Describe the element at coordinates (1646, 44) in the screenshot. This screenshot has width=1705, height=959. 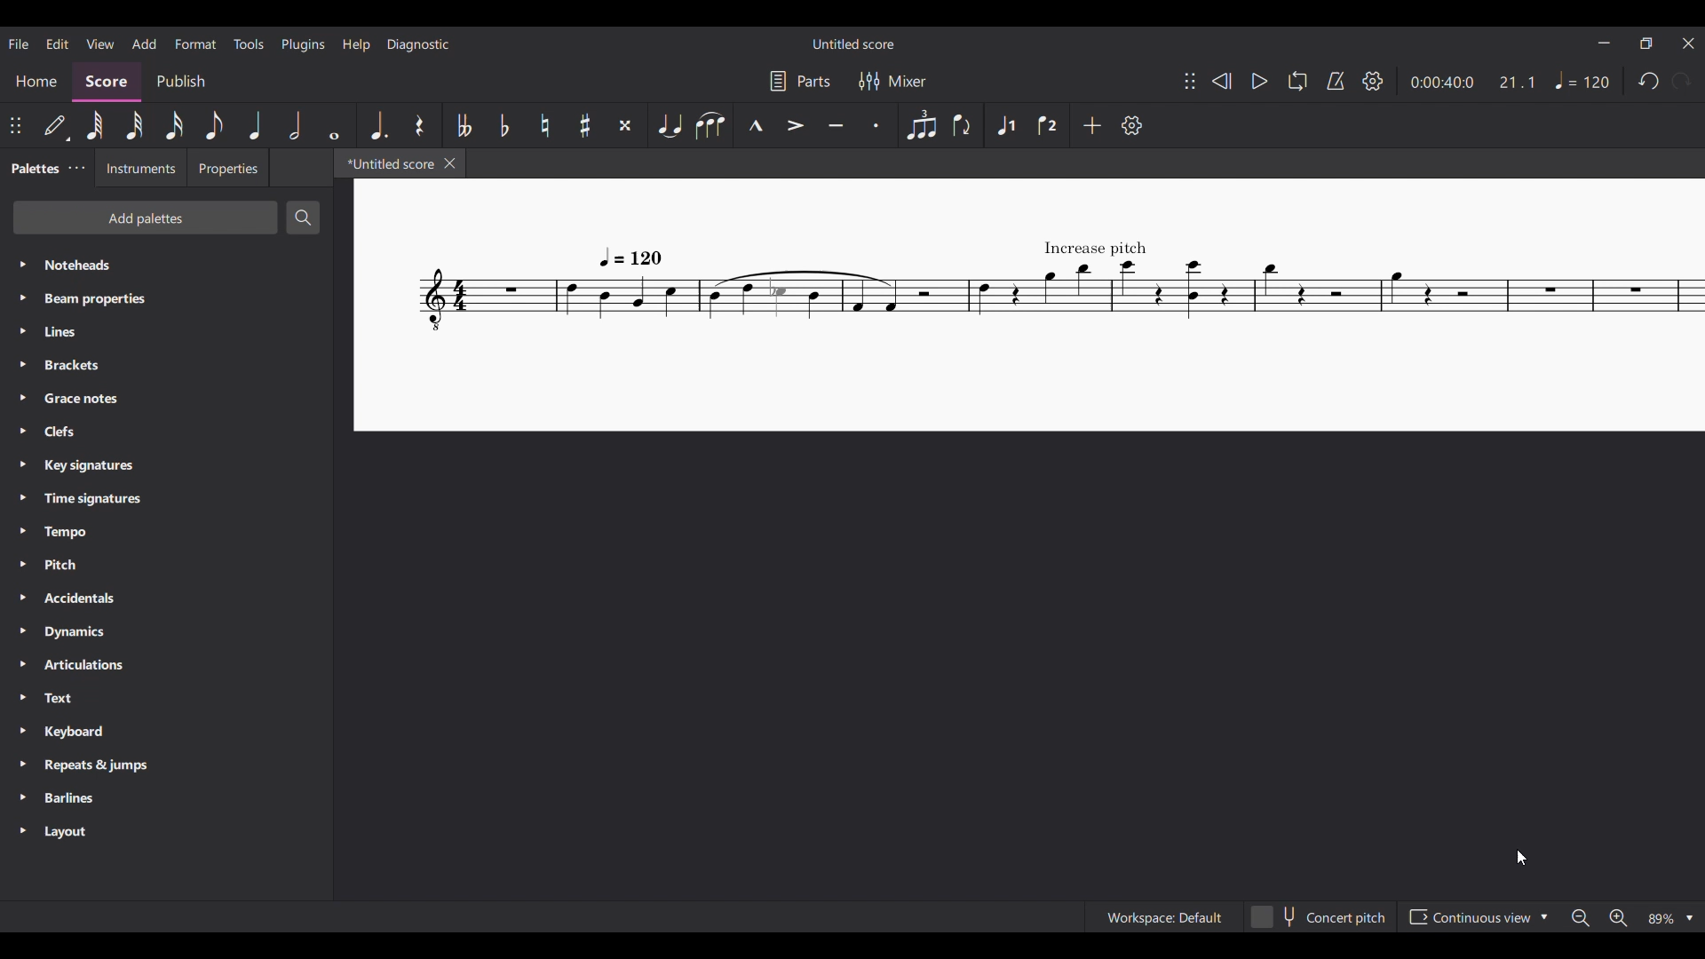
I see `Show in smaller tab` at that location.